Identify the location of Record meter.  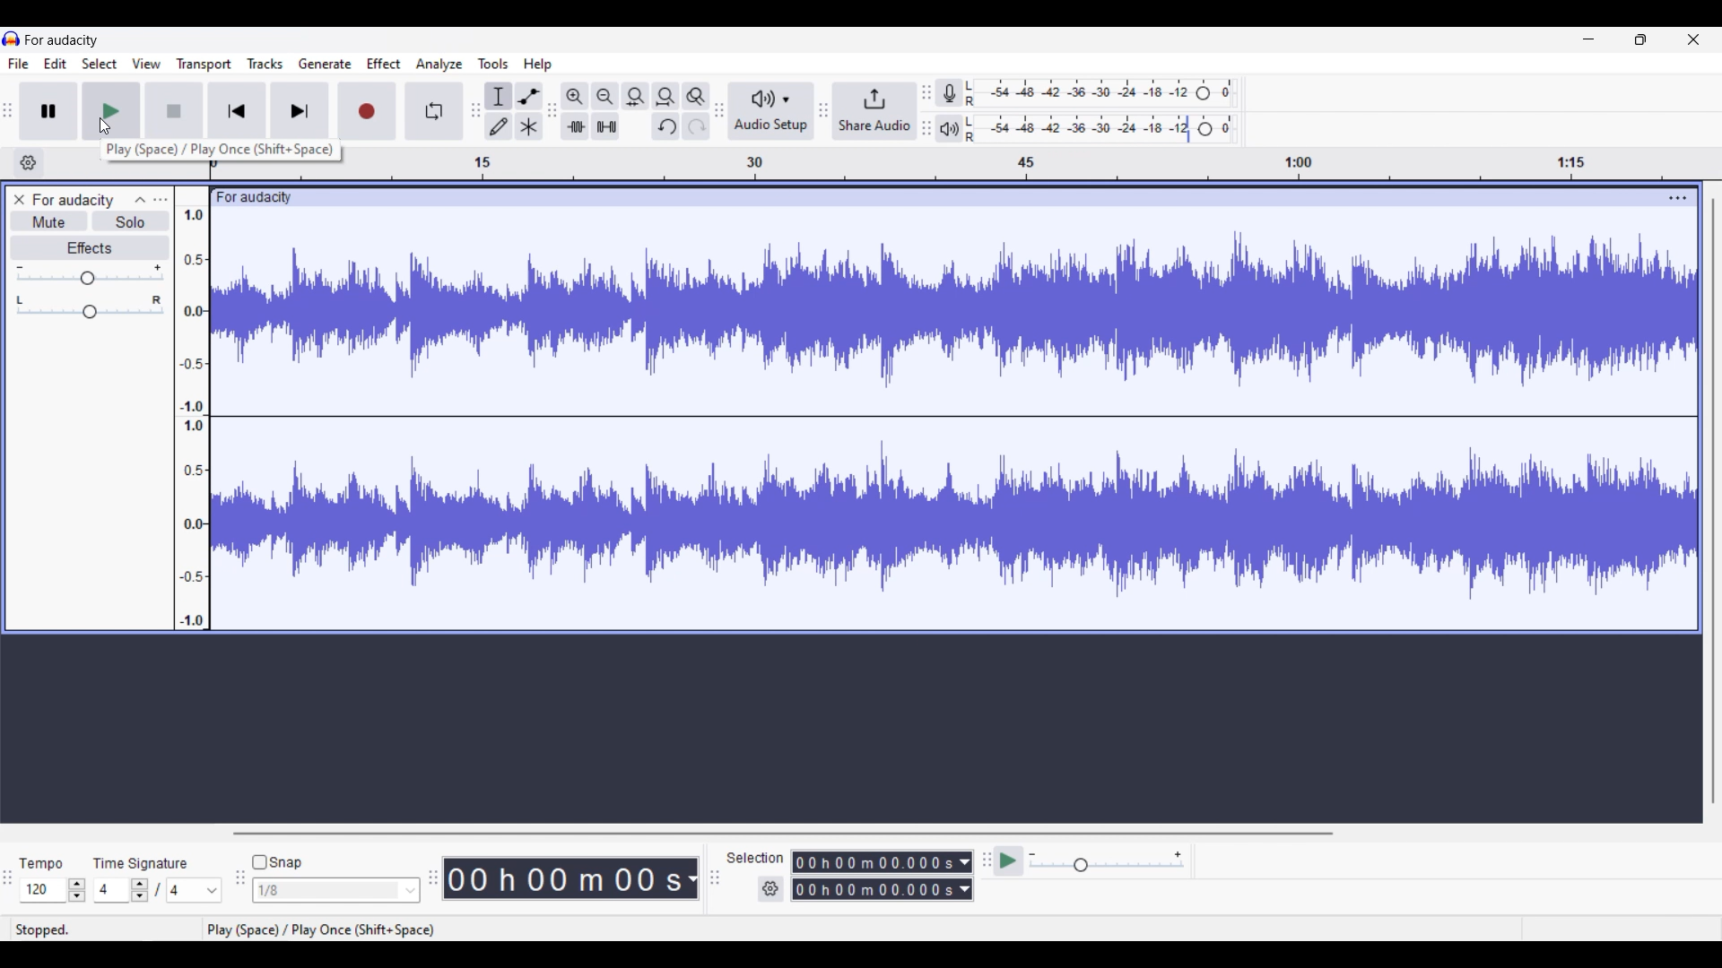
(949, 92).